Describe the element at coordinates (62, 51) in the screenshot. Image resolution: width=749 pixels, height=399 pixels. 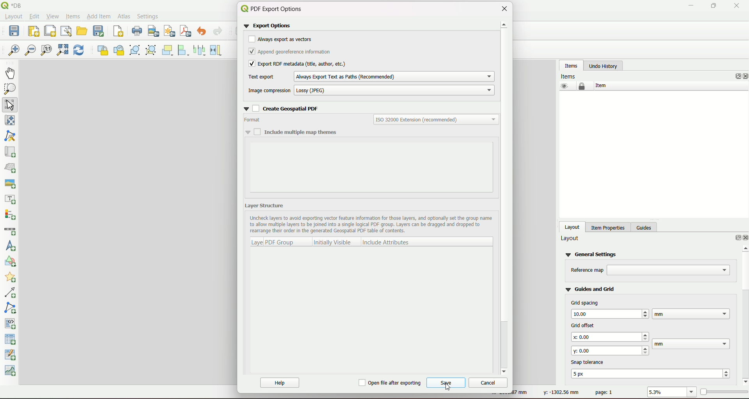
I see `zoom full` at that location.